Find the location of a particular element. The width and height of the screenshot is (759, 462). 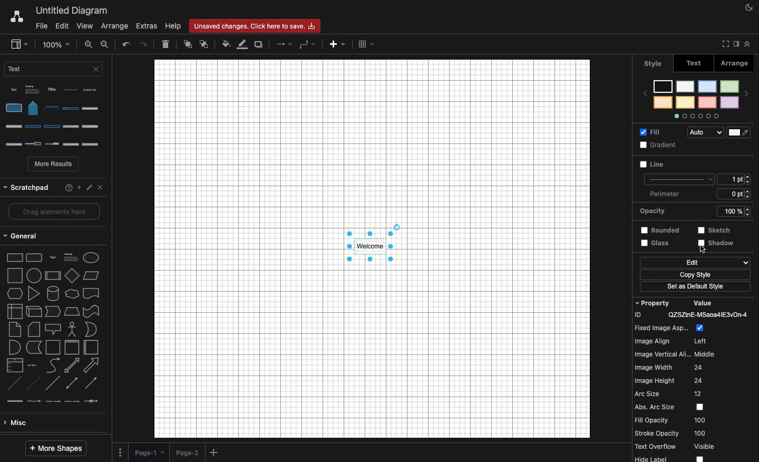

Set as default style is located at coordinates (696, 274).